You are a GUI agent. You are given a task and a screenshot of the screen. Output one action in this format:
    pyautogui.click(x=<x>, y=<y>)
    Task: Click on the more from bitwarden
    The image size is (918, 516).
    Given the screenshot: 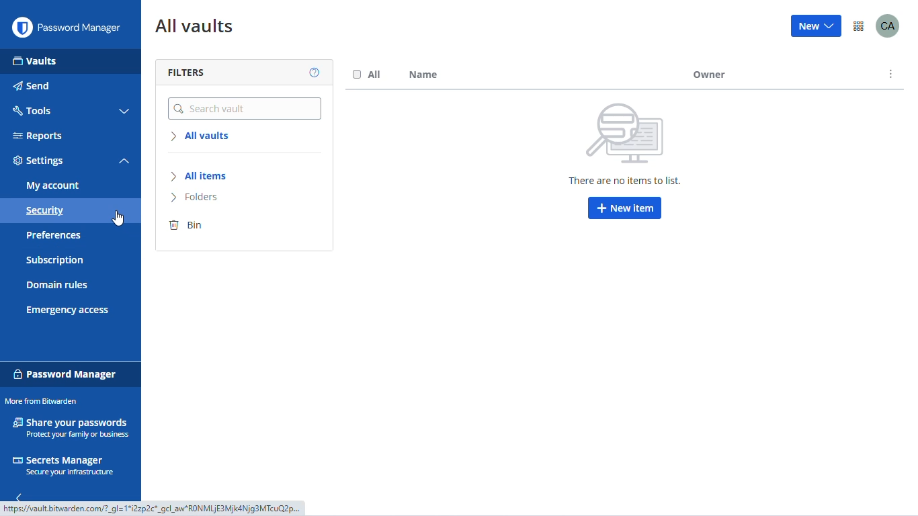 What is the action you would take?
    pyautogui.click(x=40, y=402)
    